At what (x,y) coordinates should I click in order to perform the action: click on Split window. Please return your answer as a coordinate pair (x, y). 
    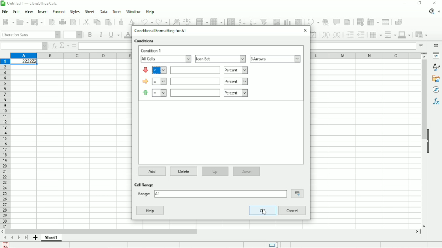
    Looking at the image, I should click on (386, 21).